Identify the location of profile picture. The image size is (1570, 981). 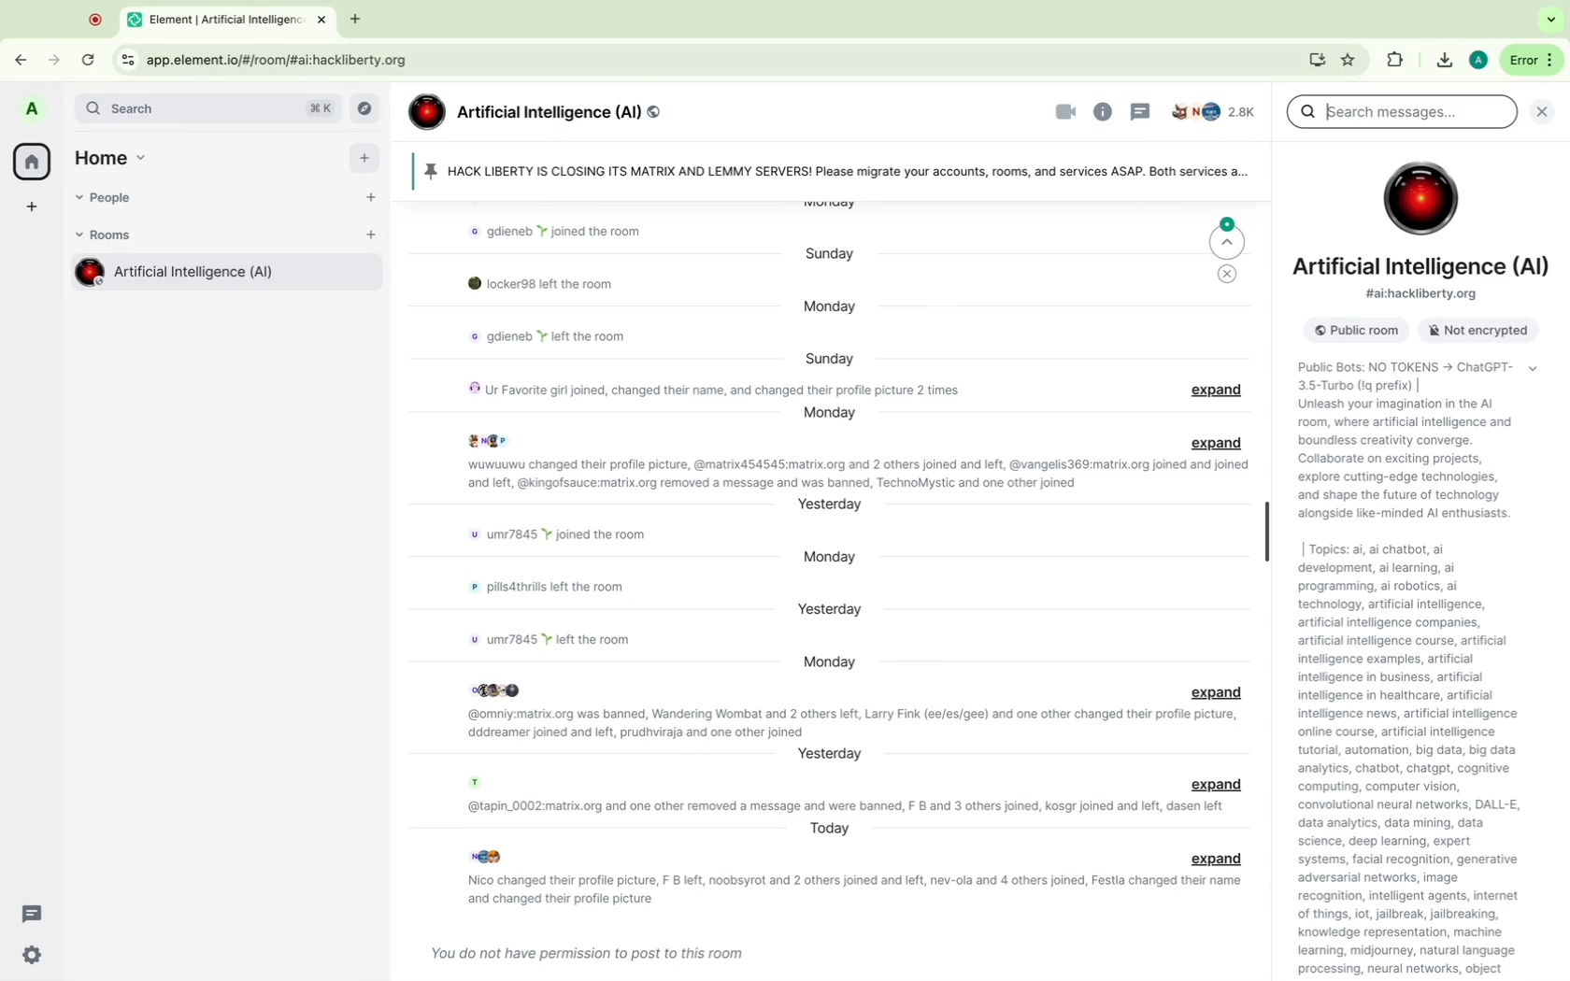
(35, 110).